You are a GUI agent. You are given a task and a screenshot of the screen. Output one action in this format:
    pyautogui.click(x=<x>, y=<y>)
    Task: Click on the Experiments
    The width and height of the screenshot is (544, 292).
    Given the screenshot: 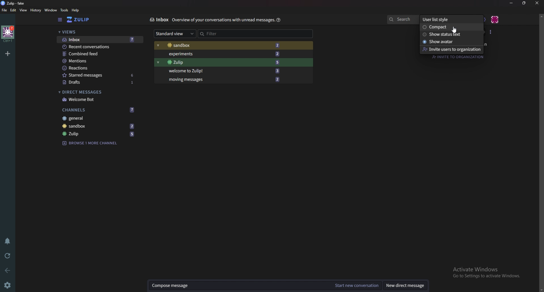 What is the action you would take?
    pyautogui.click(x=226, y=54)
    